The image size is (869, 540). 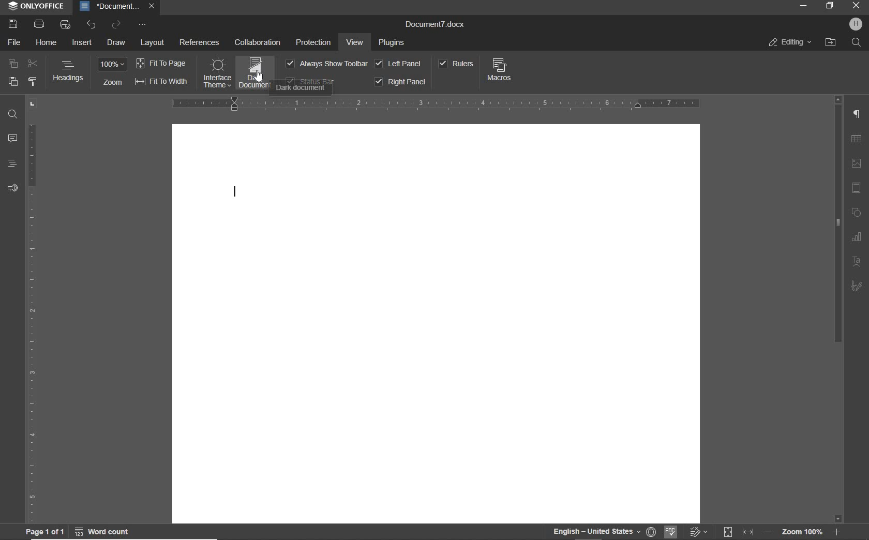 What do you see at coordinates (218, 74) in the screenshot?
I see `changed INTERFACE THEME to dark` at bounding box center [218, 74].